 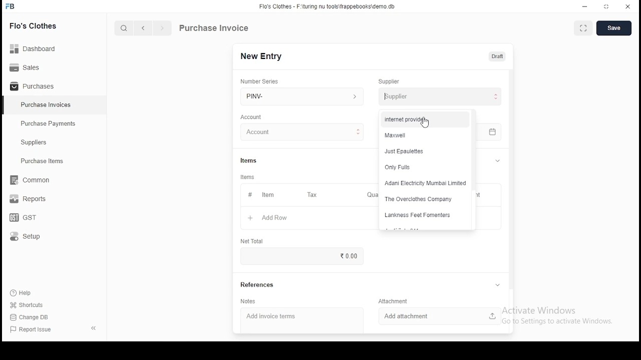 What do you see at coordinates (250, 218) in the screenshot?
I see `+` at bounding box center [250, 218].